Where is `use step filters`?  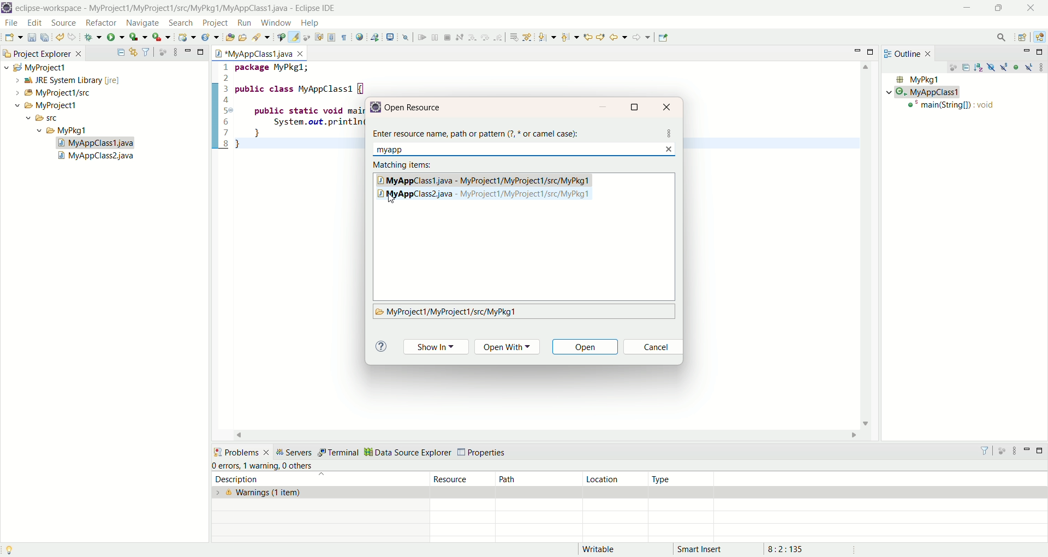
use step filters is located at coordinates (527, 37).